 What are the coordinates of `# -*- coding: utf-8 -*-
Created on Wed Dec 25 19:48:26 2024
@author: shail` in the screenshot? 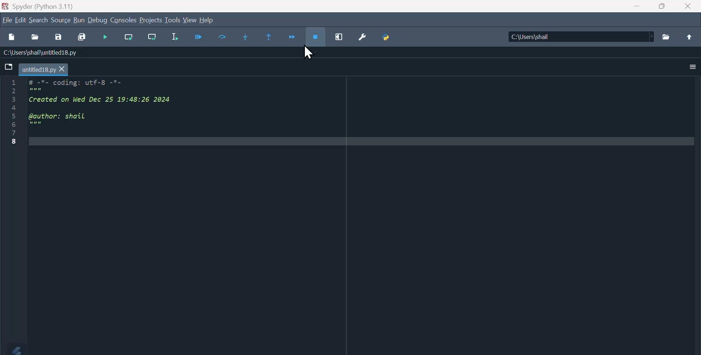 It's located at (102, 104).